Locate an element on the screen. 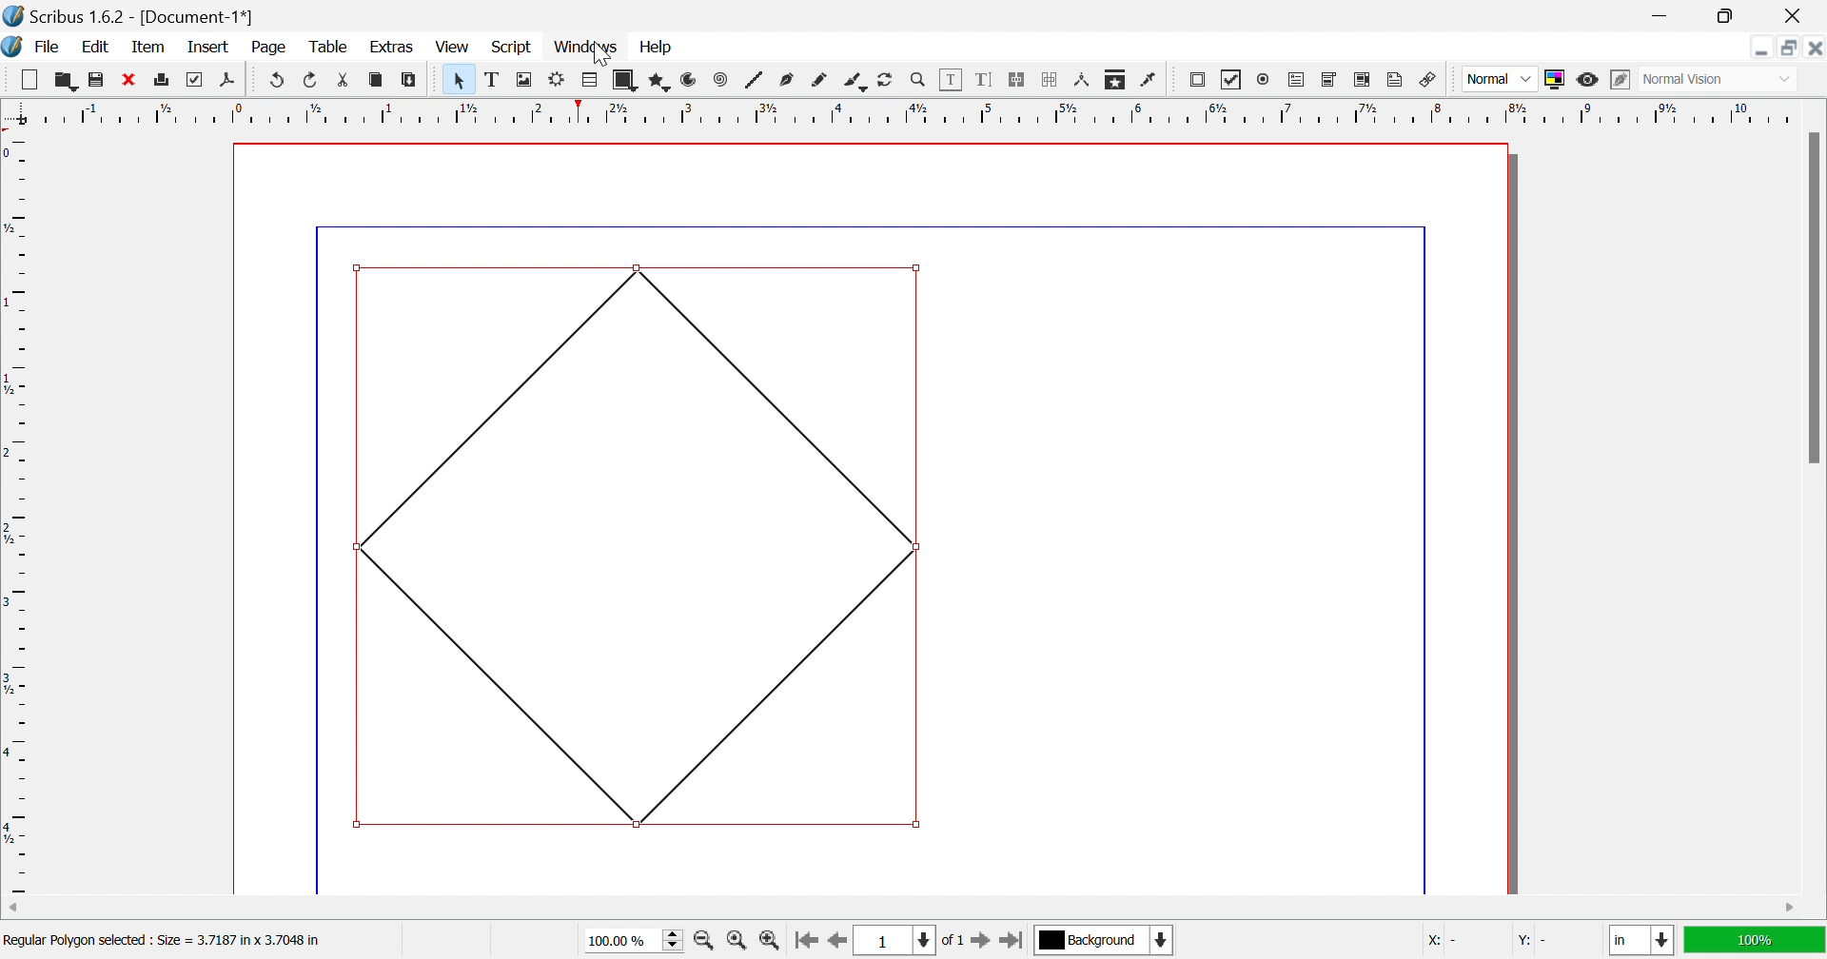 This screenshot has width=1827, height=959. Table is located at coordinates (591, 81).